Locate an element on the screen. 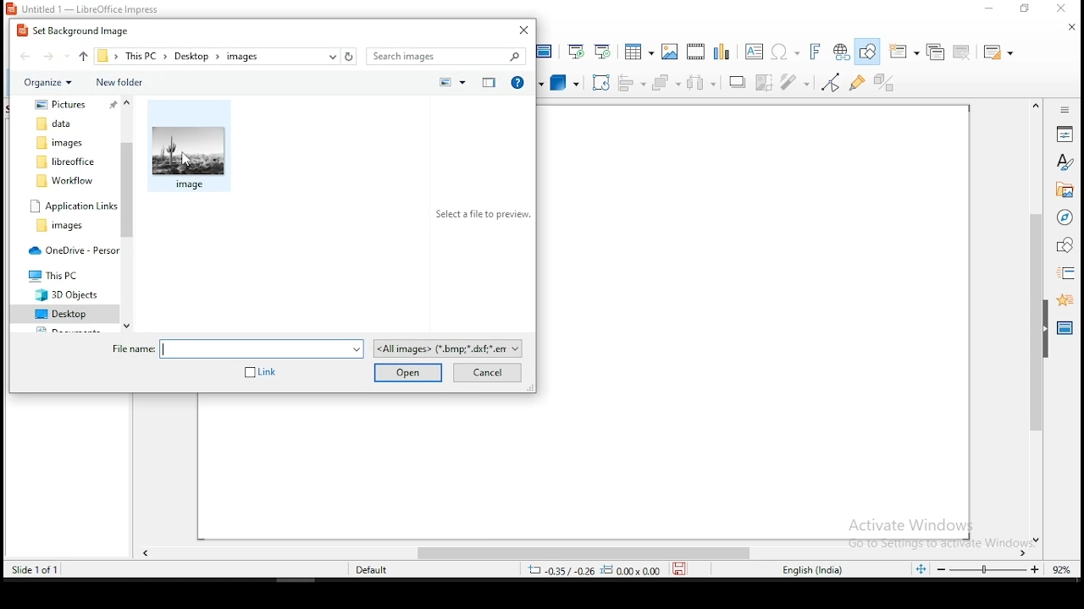  Folder is located at coordinates (66, 226).